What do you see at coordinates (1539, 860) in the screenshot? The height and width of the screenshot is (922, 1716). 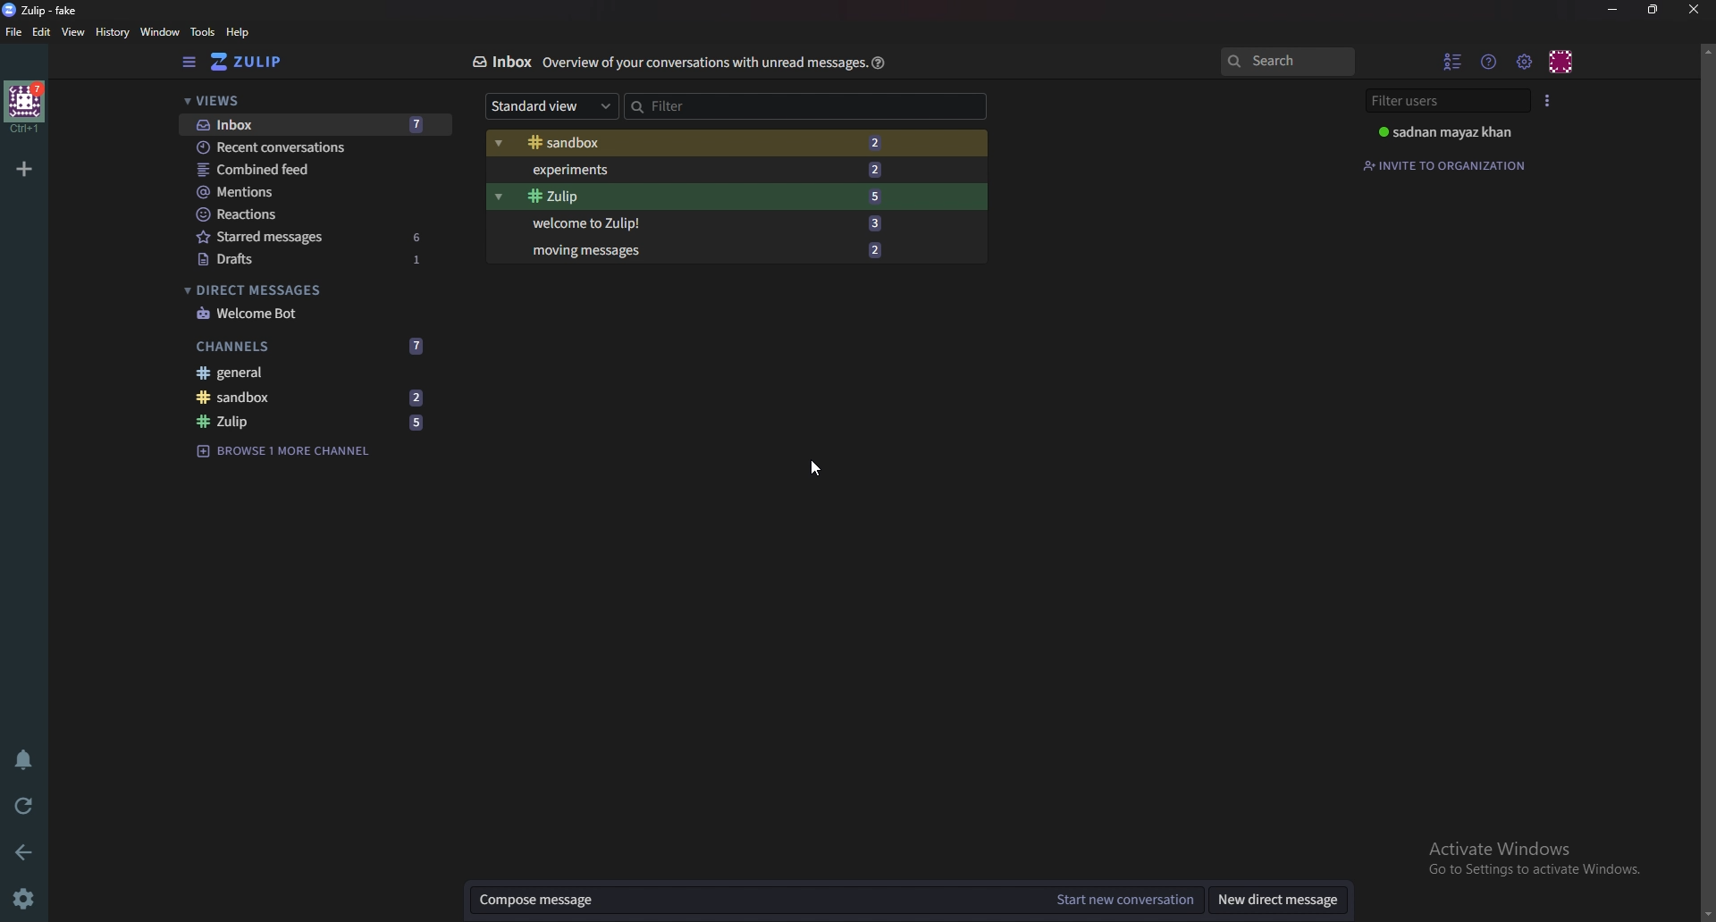 I see `Activate Windows
Go to Settings to activate Windows.` at bounding box center [1539, 860].